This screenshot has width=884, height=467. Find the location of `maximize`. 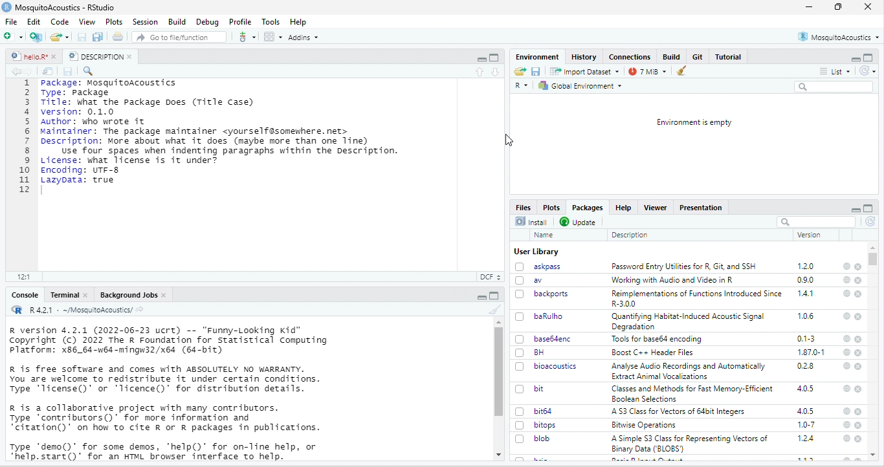

maximize is located at coordinates (481, 58).